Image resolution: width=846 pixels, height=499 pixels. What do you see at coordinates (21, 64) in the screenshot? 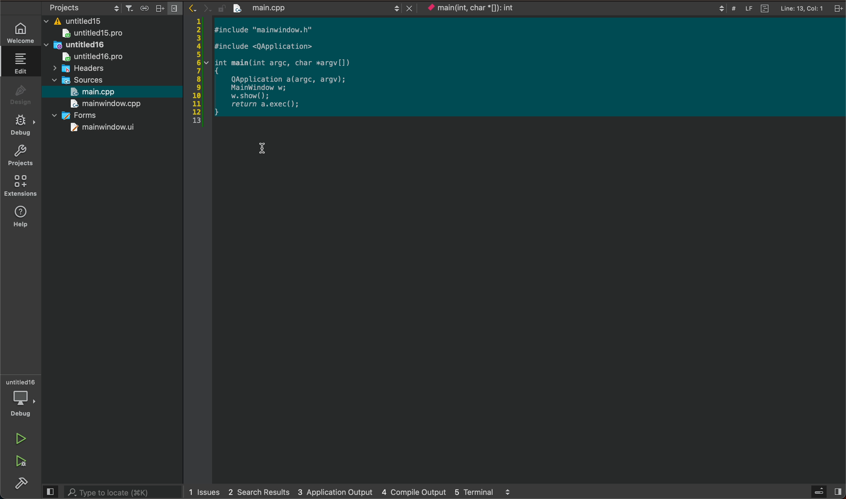
I see `edit file` at bounding box center [21, 64].